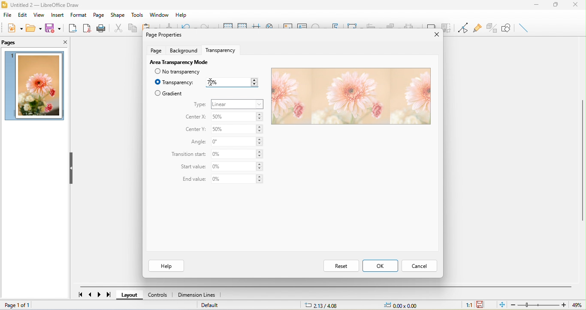  Describe the element at coordinates (52, 27) in the screenshot. I see `save` at that location.